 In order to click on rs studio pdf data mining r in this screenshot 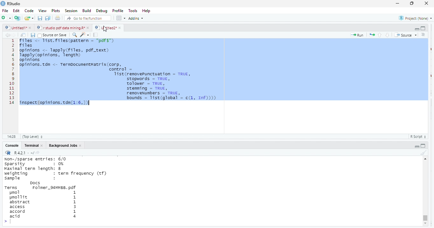, I will do `click(60, 28)`.